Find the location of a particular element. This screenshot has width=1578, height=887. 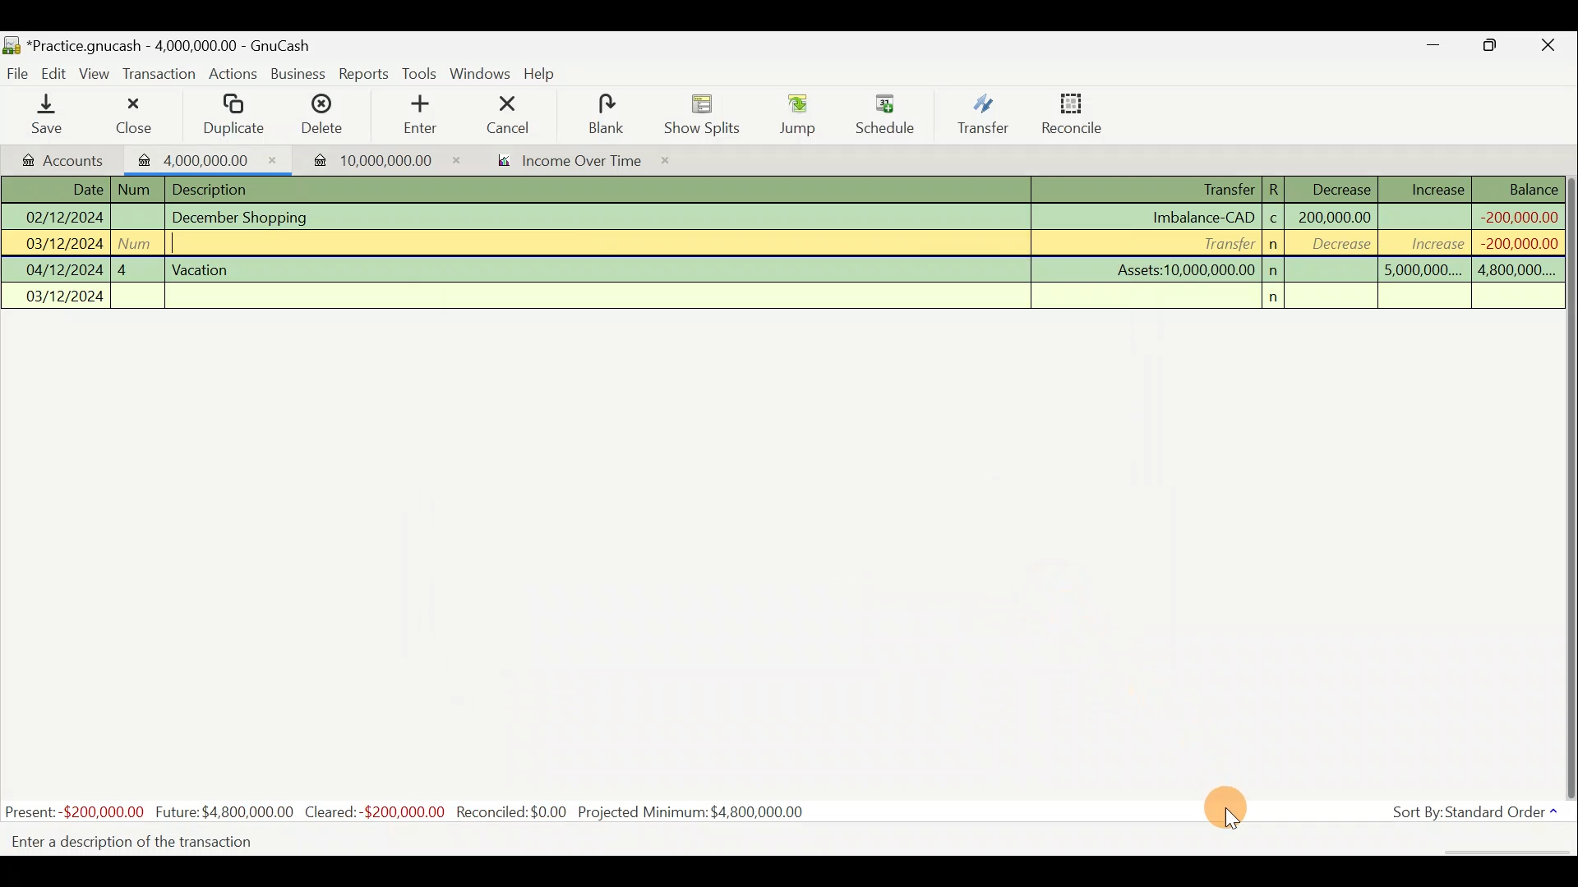

December Shopping is located at coordinates (247, 218).